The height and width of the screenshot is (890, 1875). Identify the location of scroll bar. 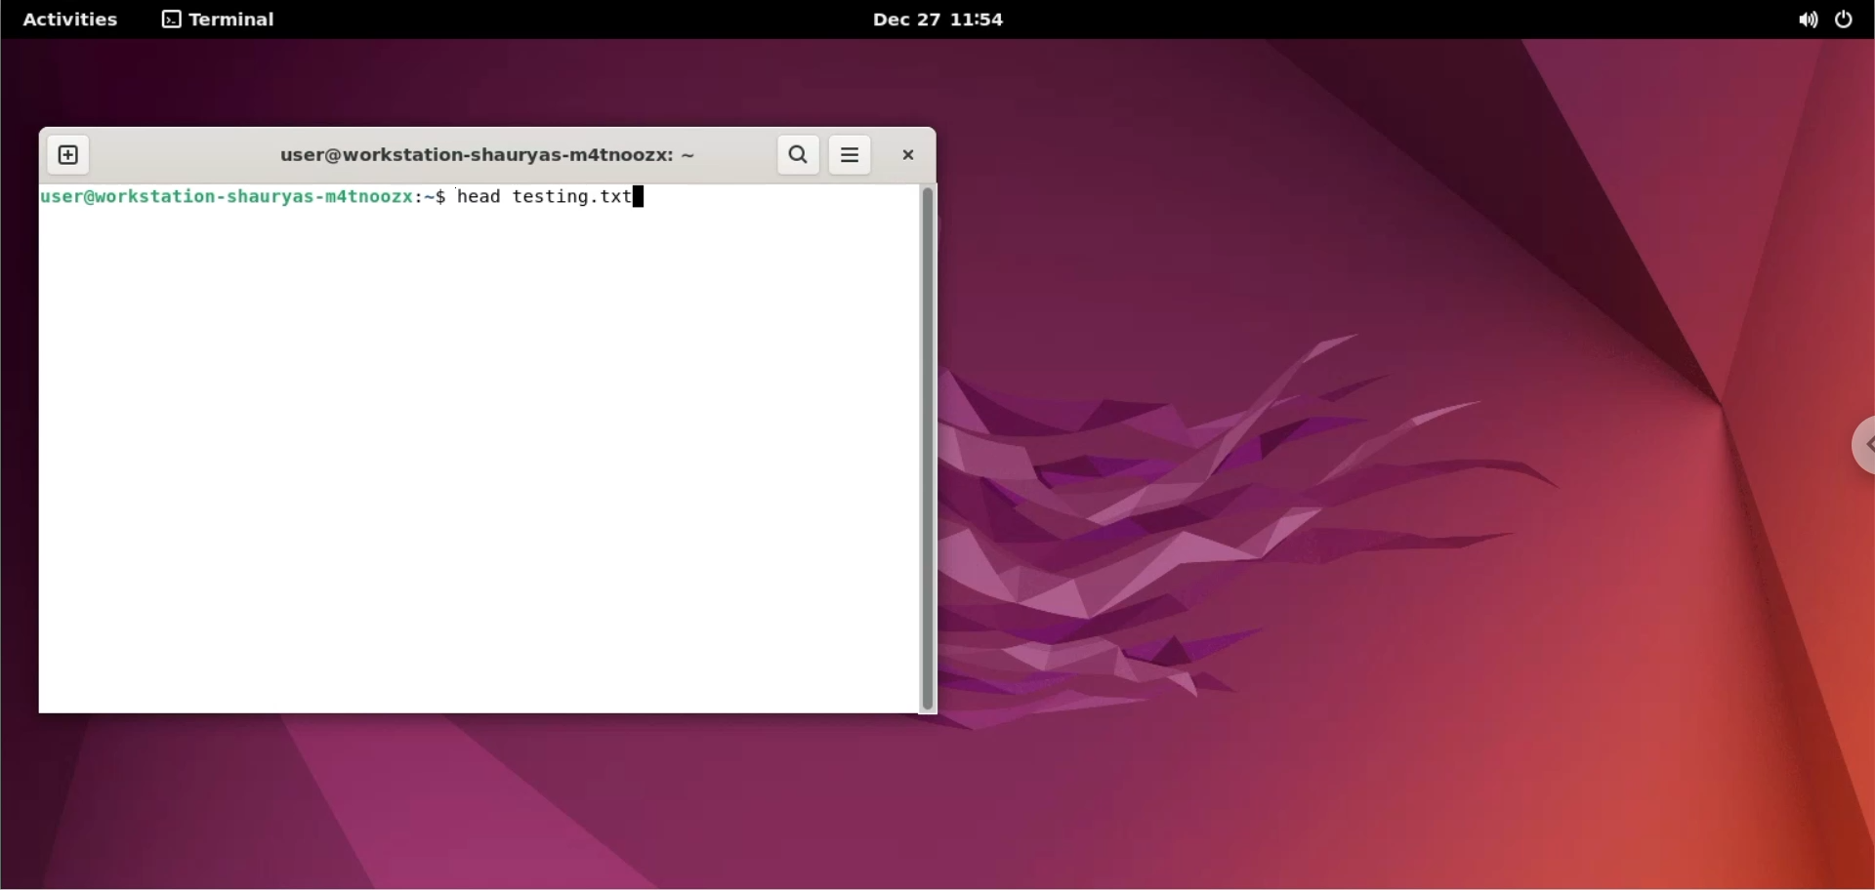
(929, 451).